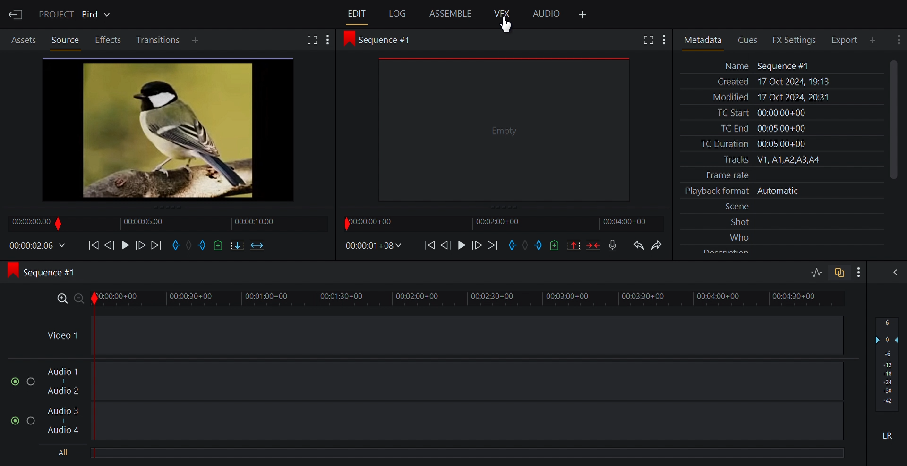 This screenshot has height=466, width=907. What do you see at coordinates (110, 245) in the screenshot?
I see `Nudge one frame back` at bounding box center [110, 245].